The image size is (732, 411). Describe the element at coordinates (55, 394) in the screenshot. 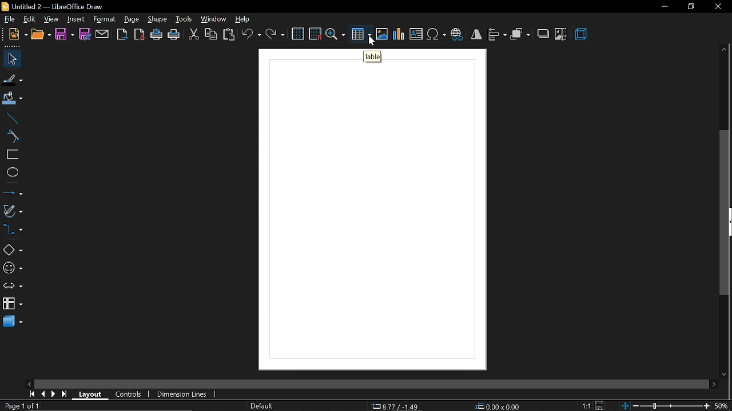

I see `next page` at that location.